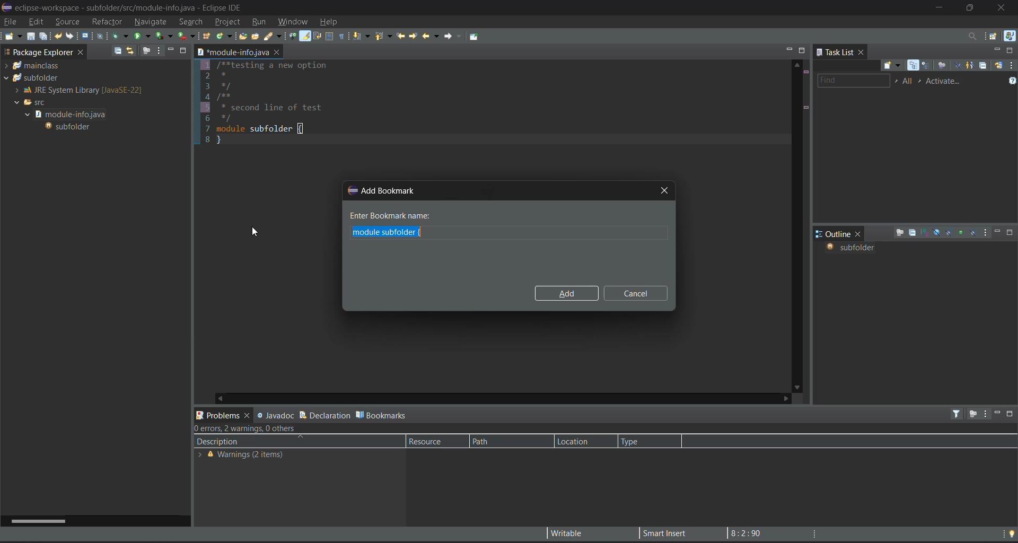  I want to click on add bookmark, so click(382, 189).